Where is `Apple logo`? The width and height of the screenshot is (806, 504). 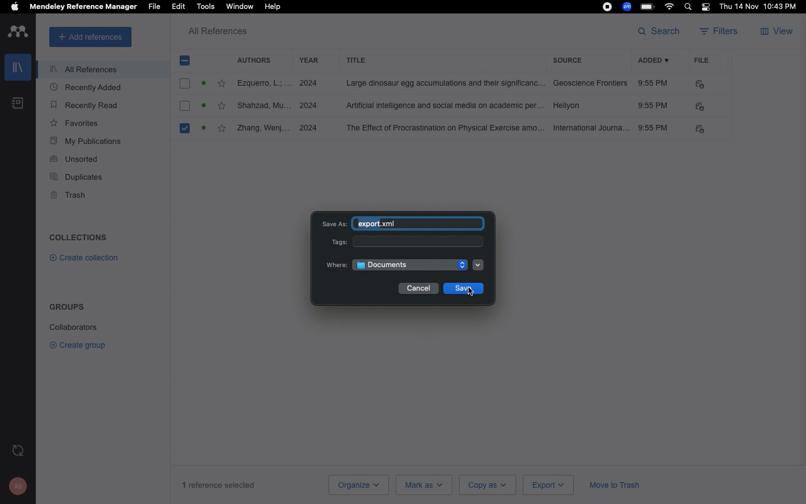 Apple logo is located at coordinates (15, 7).